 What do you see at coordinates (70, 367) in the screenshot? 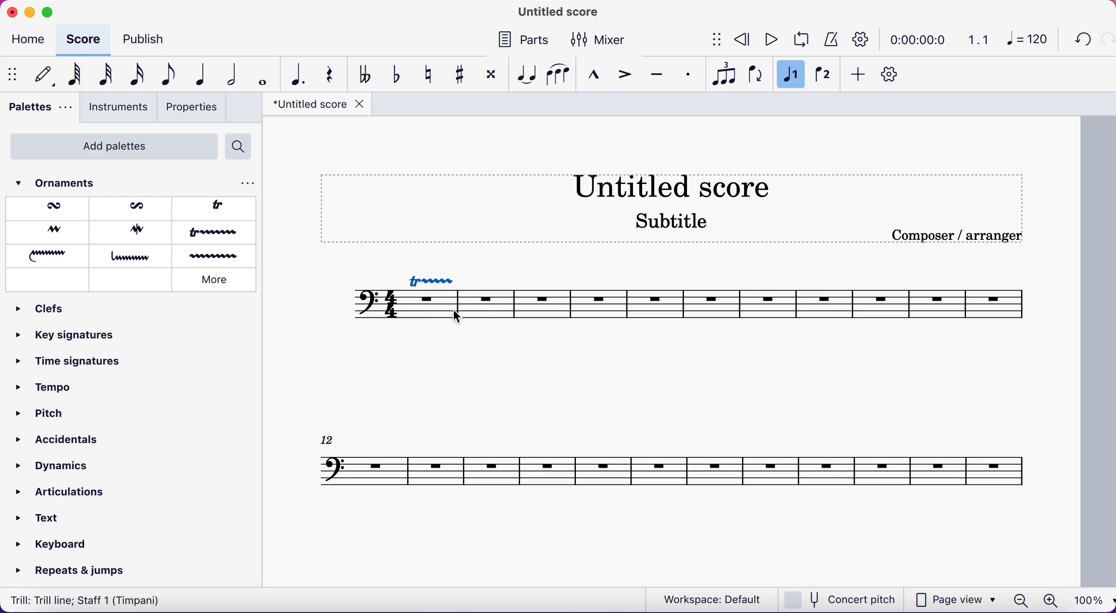
I see `time signatures` at bounding box center [70, 367].